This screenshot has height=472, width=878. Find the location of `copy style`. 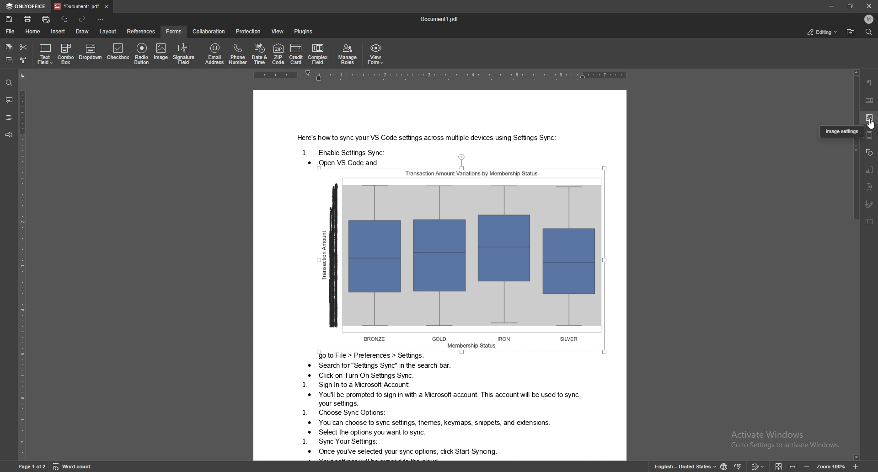

copy style is located at coordinates (23, 60).